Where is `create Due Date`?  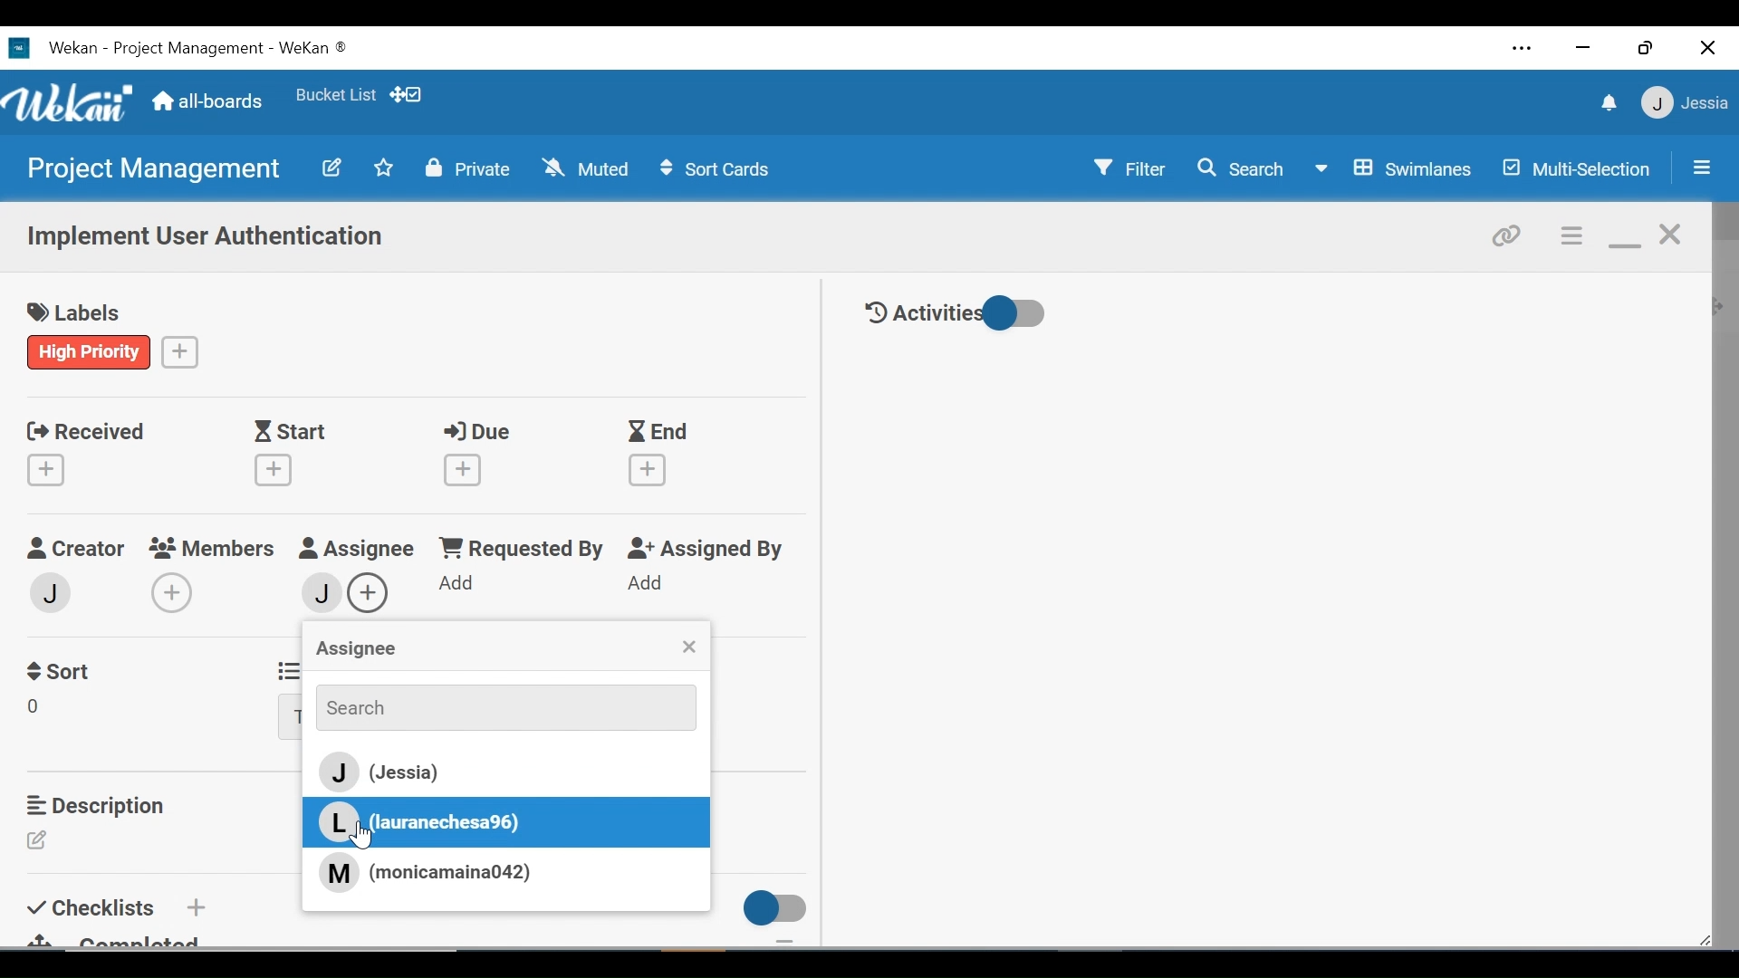 create Due Date is located at coordinates (464, 470).